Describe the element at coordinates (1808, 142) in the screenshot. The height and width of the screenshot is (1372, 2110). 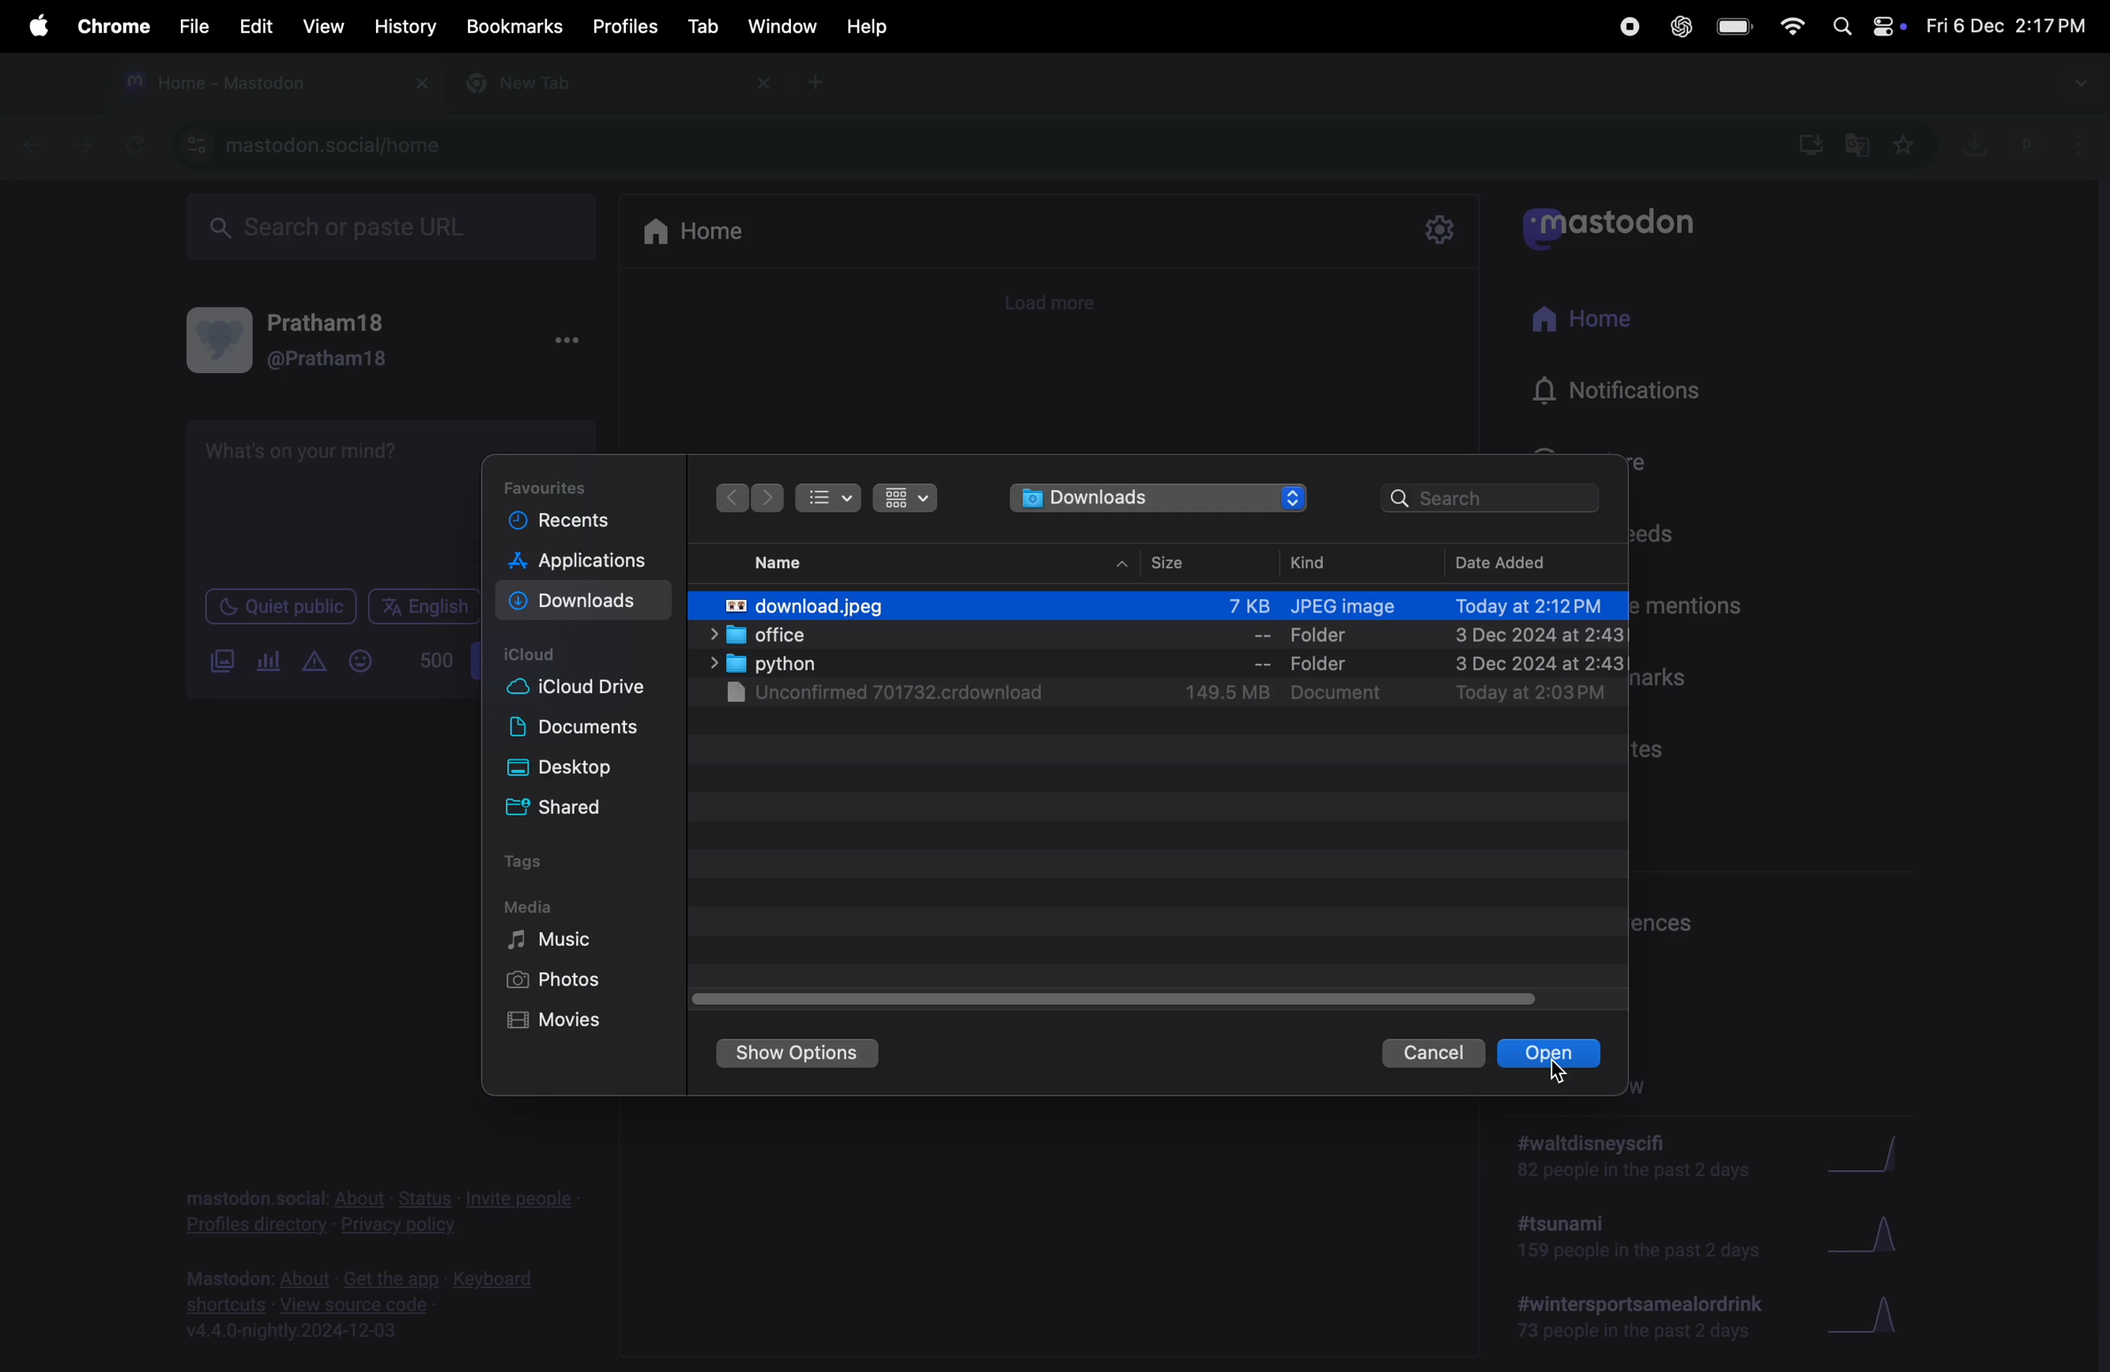
I see `downloads` at that location.